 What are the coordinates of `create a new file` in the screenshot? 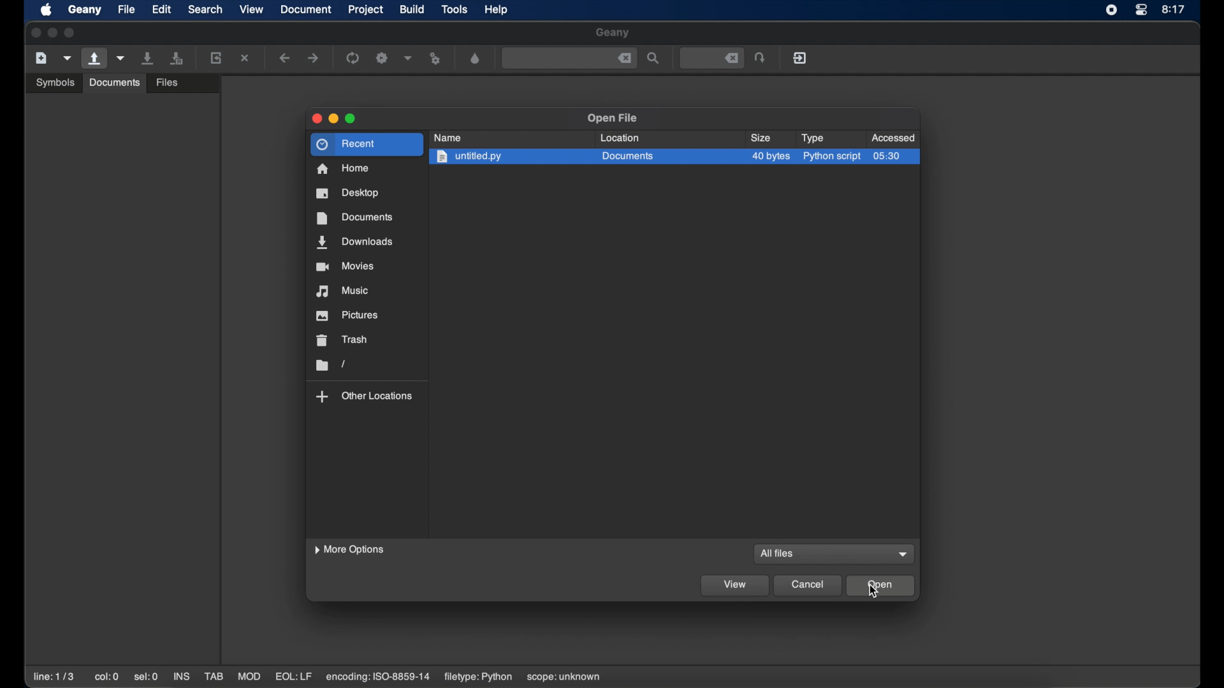 It's located at (41, 58).